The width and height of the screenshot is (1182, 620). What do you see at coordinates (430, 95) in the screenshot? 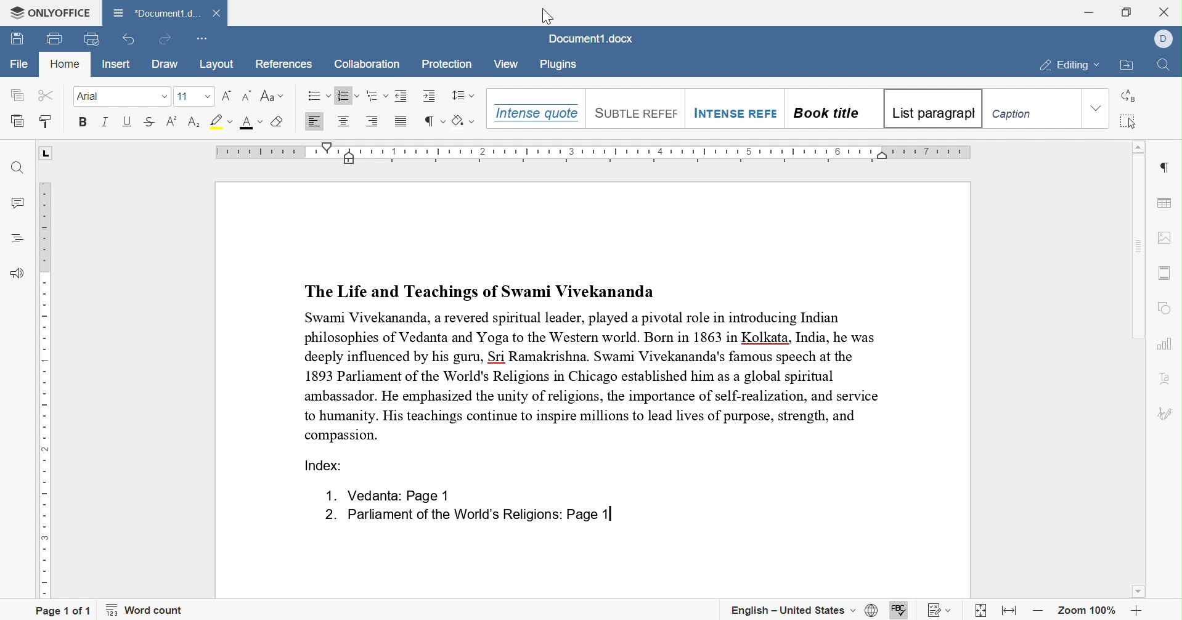
I see `increase indent` at bounding box center [430, 95].